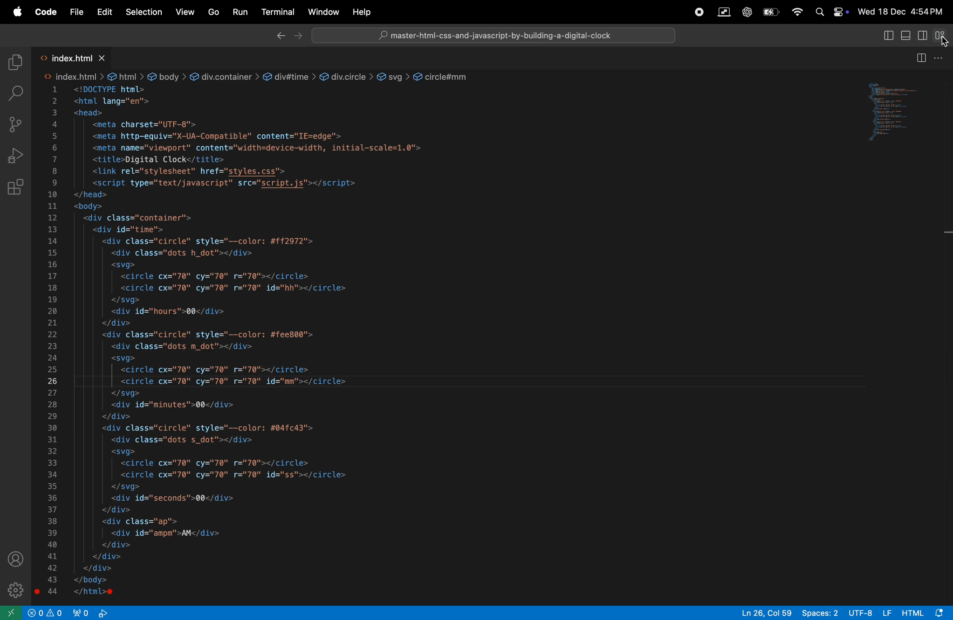 This screenshot has height=620, width=953. I want to click on apple menu, so click(16, 12).